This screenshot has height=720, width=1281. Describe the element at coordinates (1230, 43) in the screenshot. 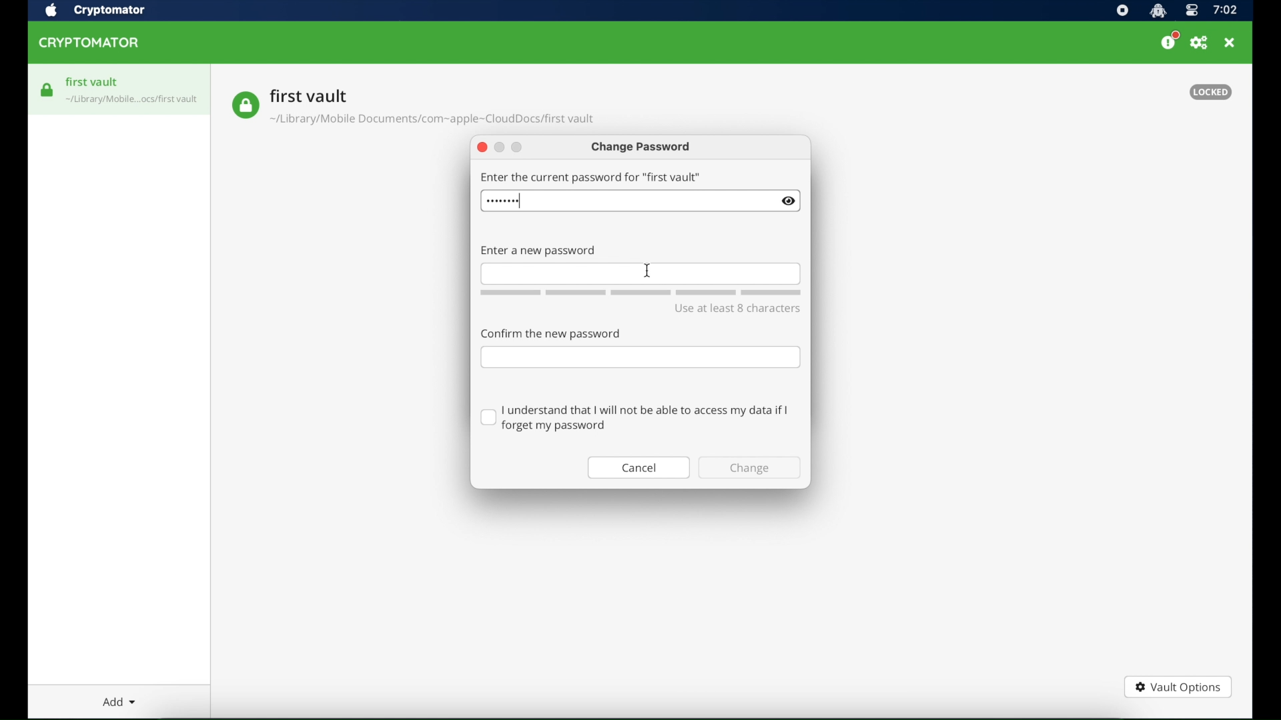

I see `close` at that location.